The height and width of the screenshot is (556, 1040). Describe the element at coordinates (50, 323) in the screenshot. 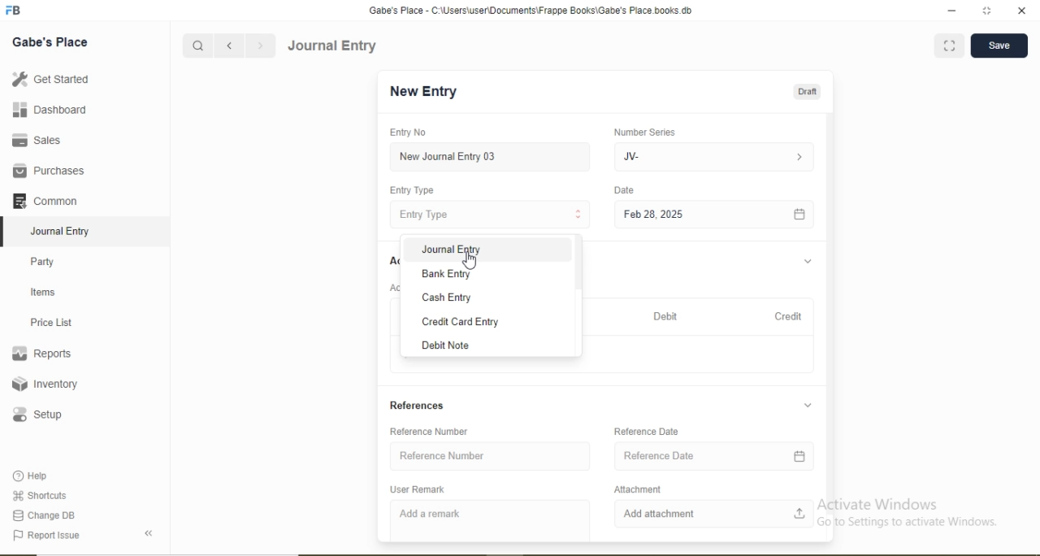

I see `Price List` at that location.